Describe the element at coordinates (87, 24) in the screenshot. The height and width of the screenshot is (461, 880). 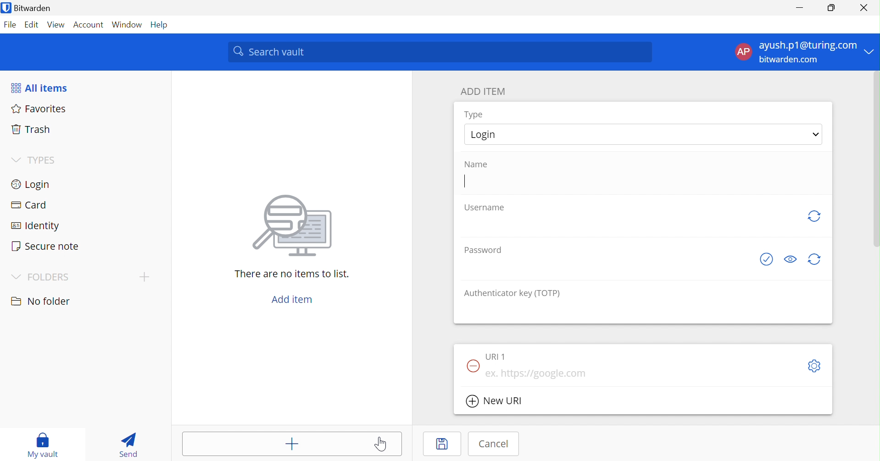
I see `Account` at that location.